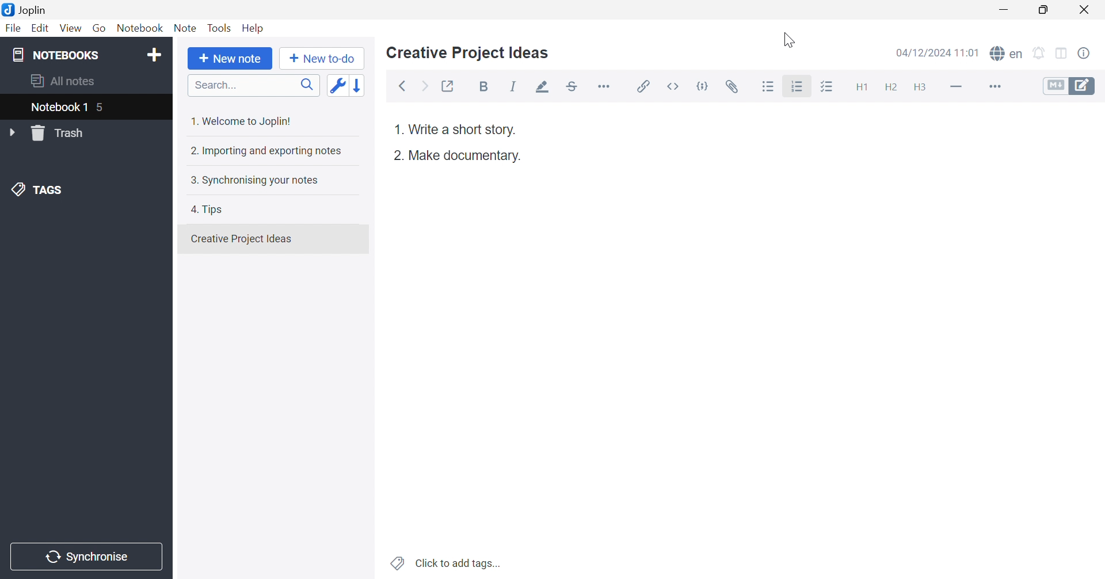 The image size is (1105, 579). I want to click on Creative Projects Ideas, so click(241, 239).